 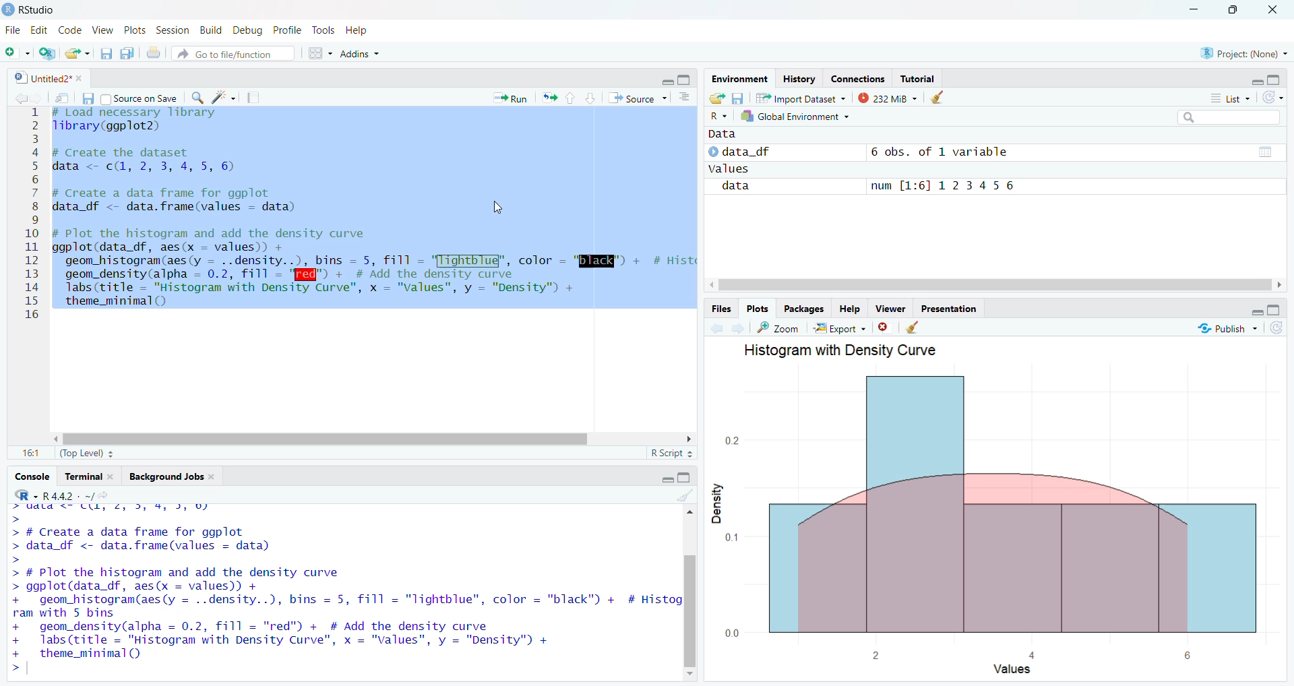 What do you see at coordinates (142, 97) in the screenshot?
I see `| Source on Save` at bounding box center [142, 97].